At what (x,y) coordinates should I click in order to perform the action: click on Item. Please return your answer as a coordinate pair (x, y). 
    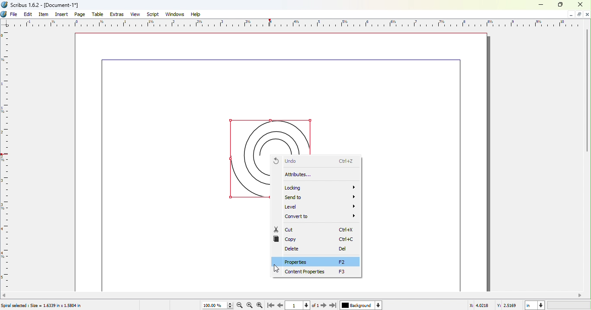
    Looking at the image, I should click on (44, 14).